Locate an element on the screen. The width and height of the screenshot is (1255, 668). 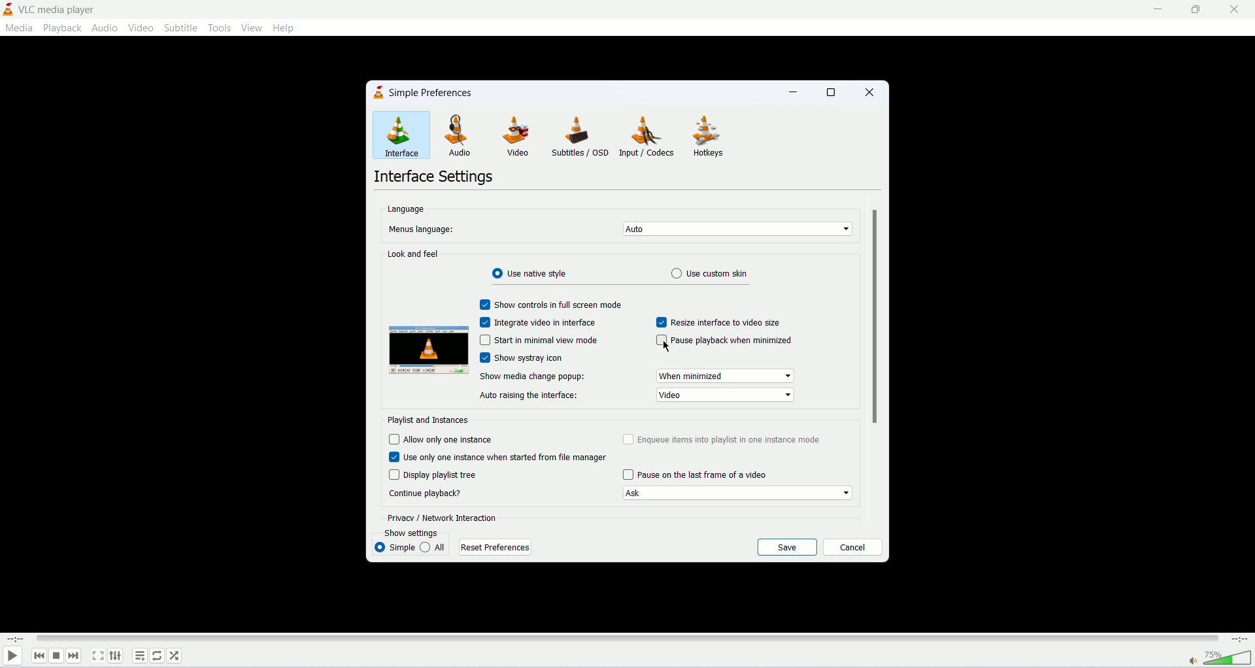
check box is located at coordinates (662, 323).